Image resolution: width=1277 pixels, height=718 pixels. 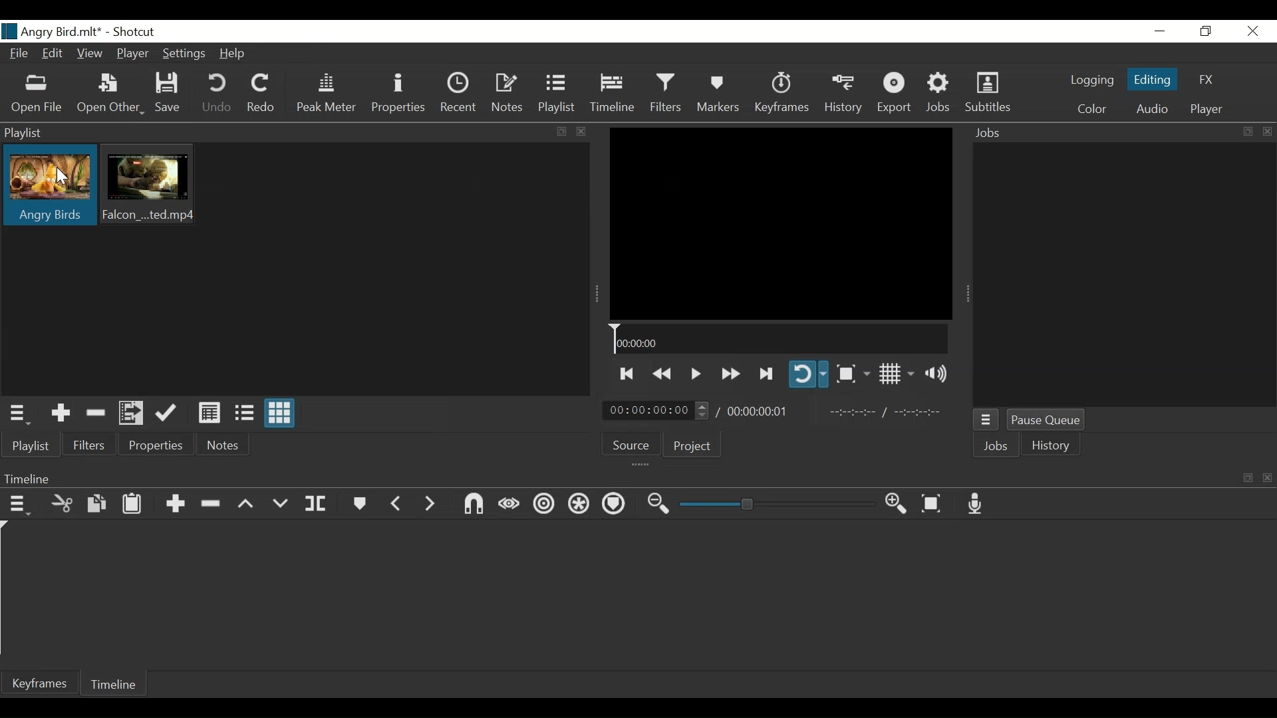 I want to click on Next Marker, so click(x=430, y=503).